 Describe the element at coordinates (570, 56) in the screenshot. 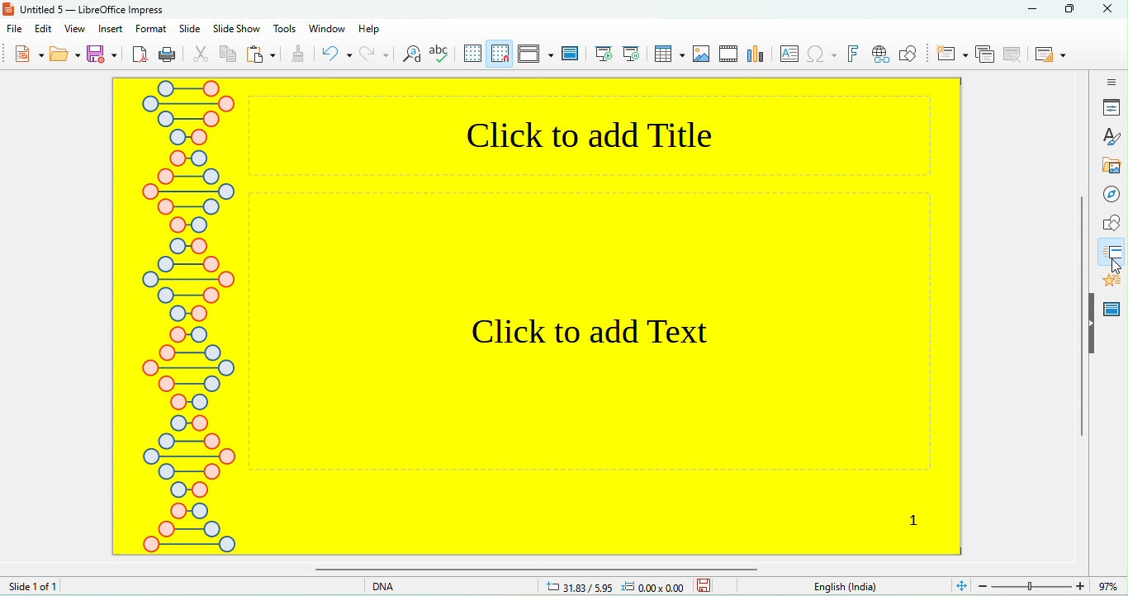

I see `master slid` at that location.